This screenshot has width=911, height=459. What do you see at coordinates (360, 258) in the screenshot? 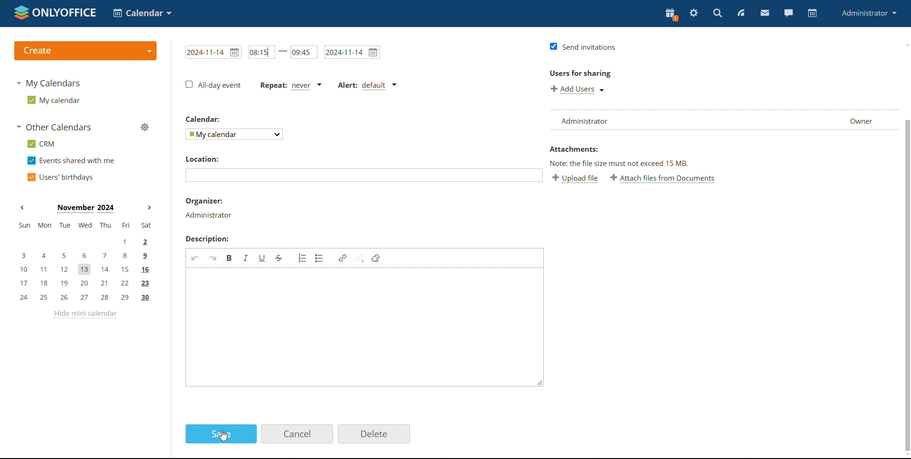
I see `Unlink` at bounding box center [360, 258].